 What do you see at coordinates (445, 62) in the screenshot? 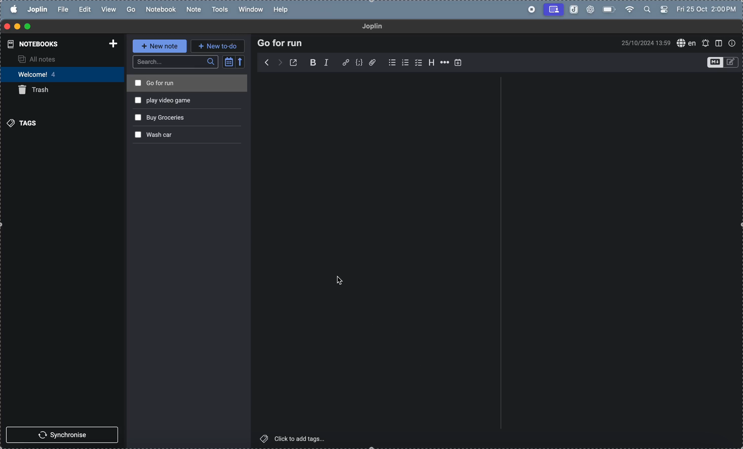
I see `horizontal lines` at bounding box center [445, 62].